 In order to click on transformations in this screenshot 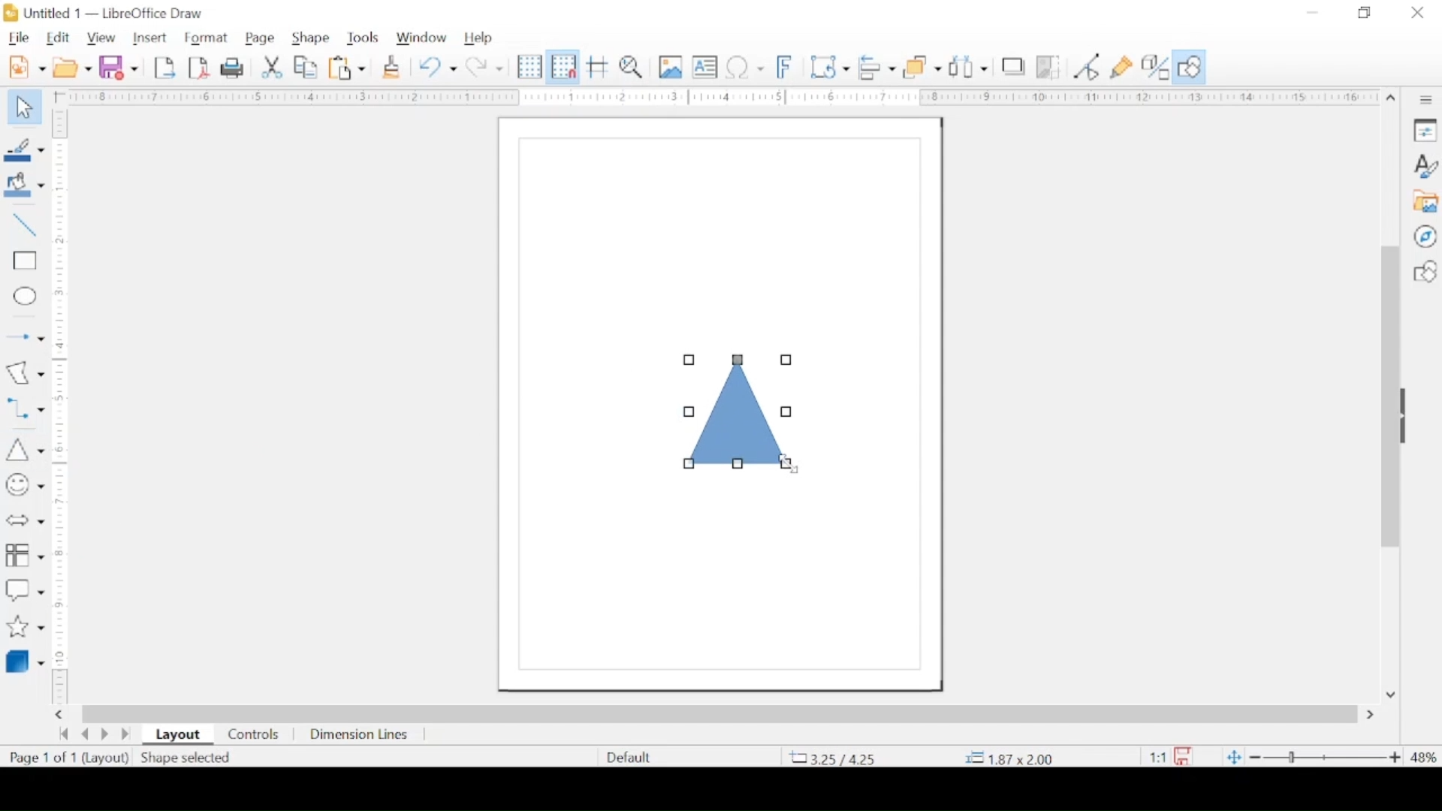, I will do `click(830, 65)`.